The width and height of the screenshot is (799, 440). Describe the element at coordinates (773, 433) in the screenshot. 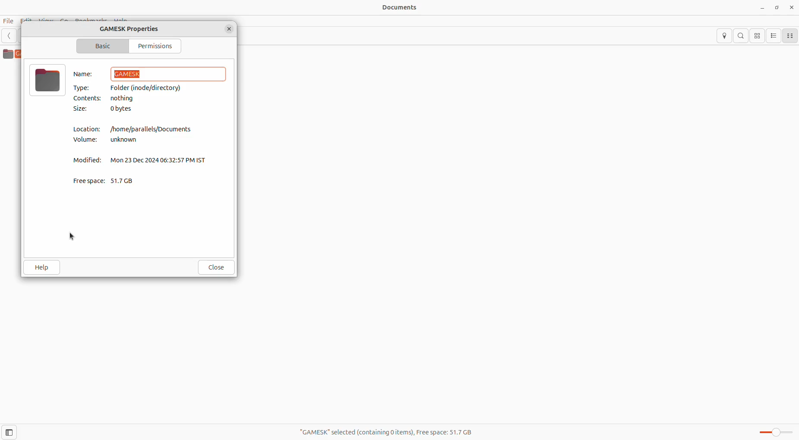

I see `Zoom` at that location.